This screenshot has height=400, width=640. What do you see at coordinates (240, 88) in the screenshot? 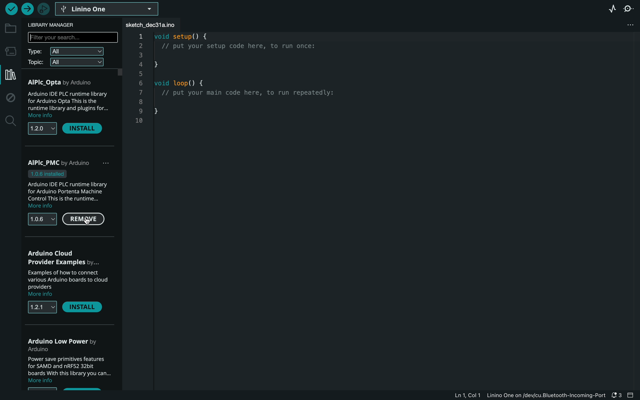
I see `code` at bounding box center [240, 88].